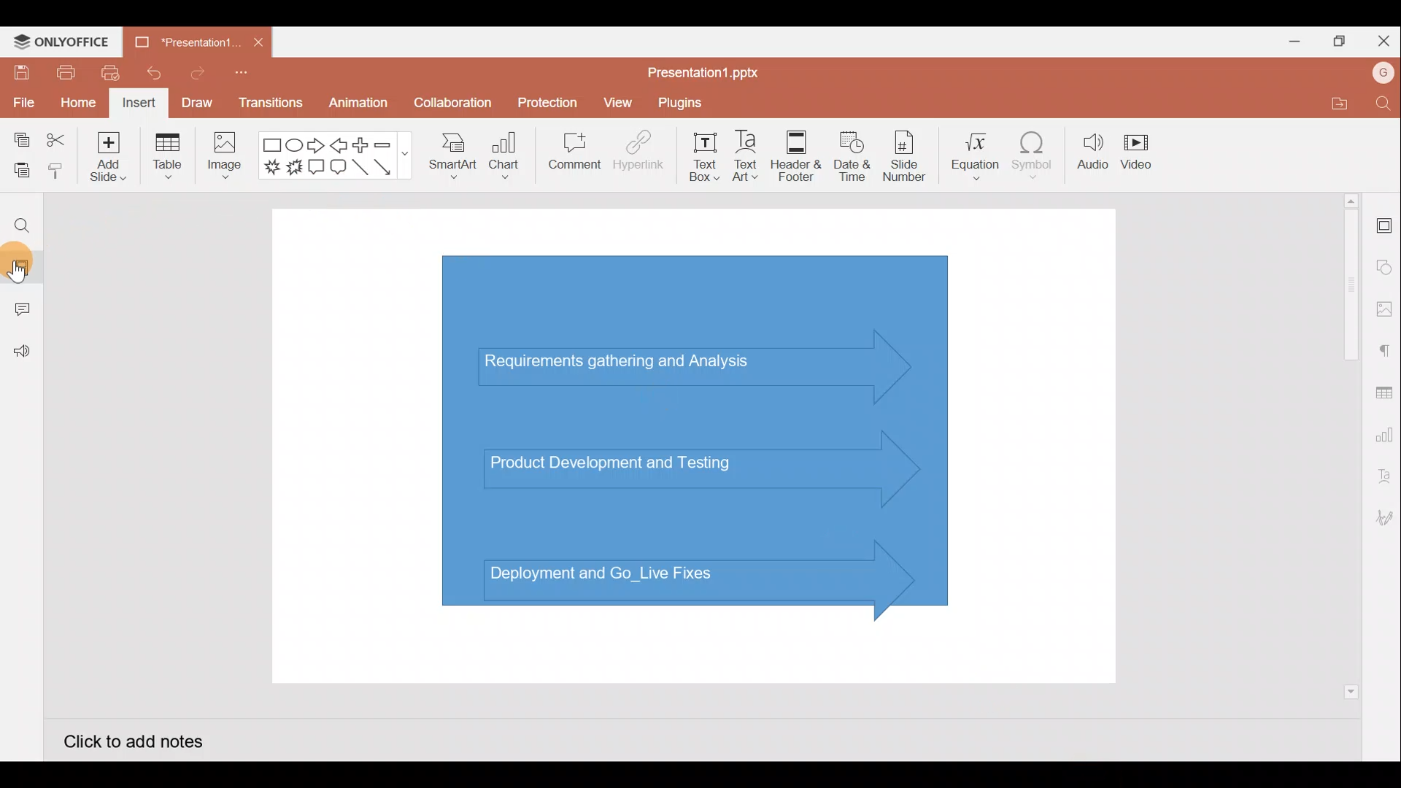 This screenshot has width=1401, height=788. What do you see at coordinates (355, 102) in the screenshot?
I see `Animation` at bounding box center [355, 102].